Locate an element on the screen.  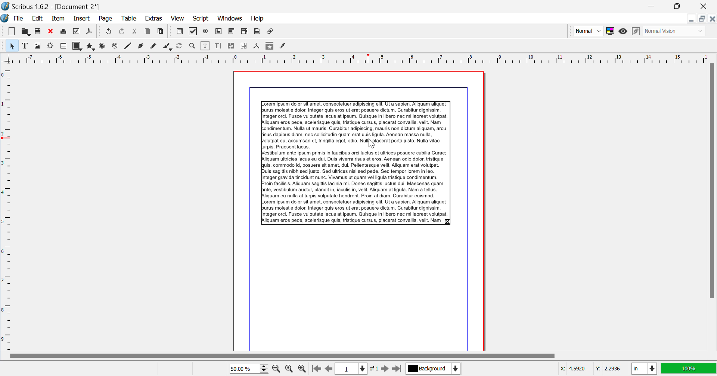
Edit Text with Story Editor is located at coordinates (218, 46).